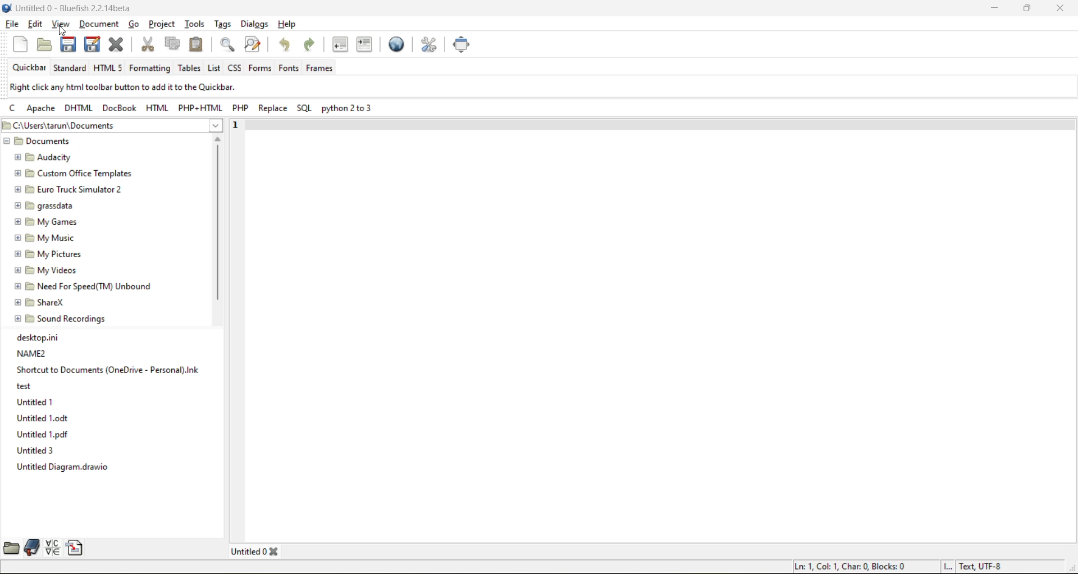  I want to click on tab name, so click(257, 550).